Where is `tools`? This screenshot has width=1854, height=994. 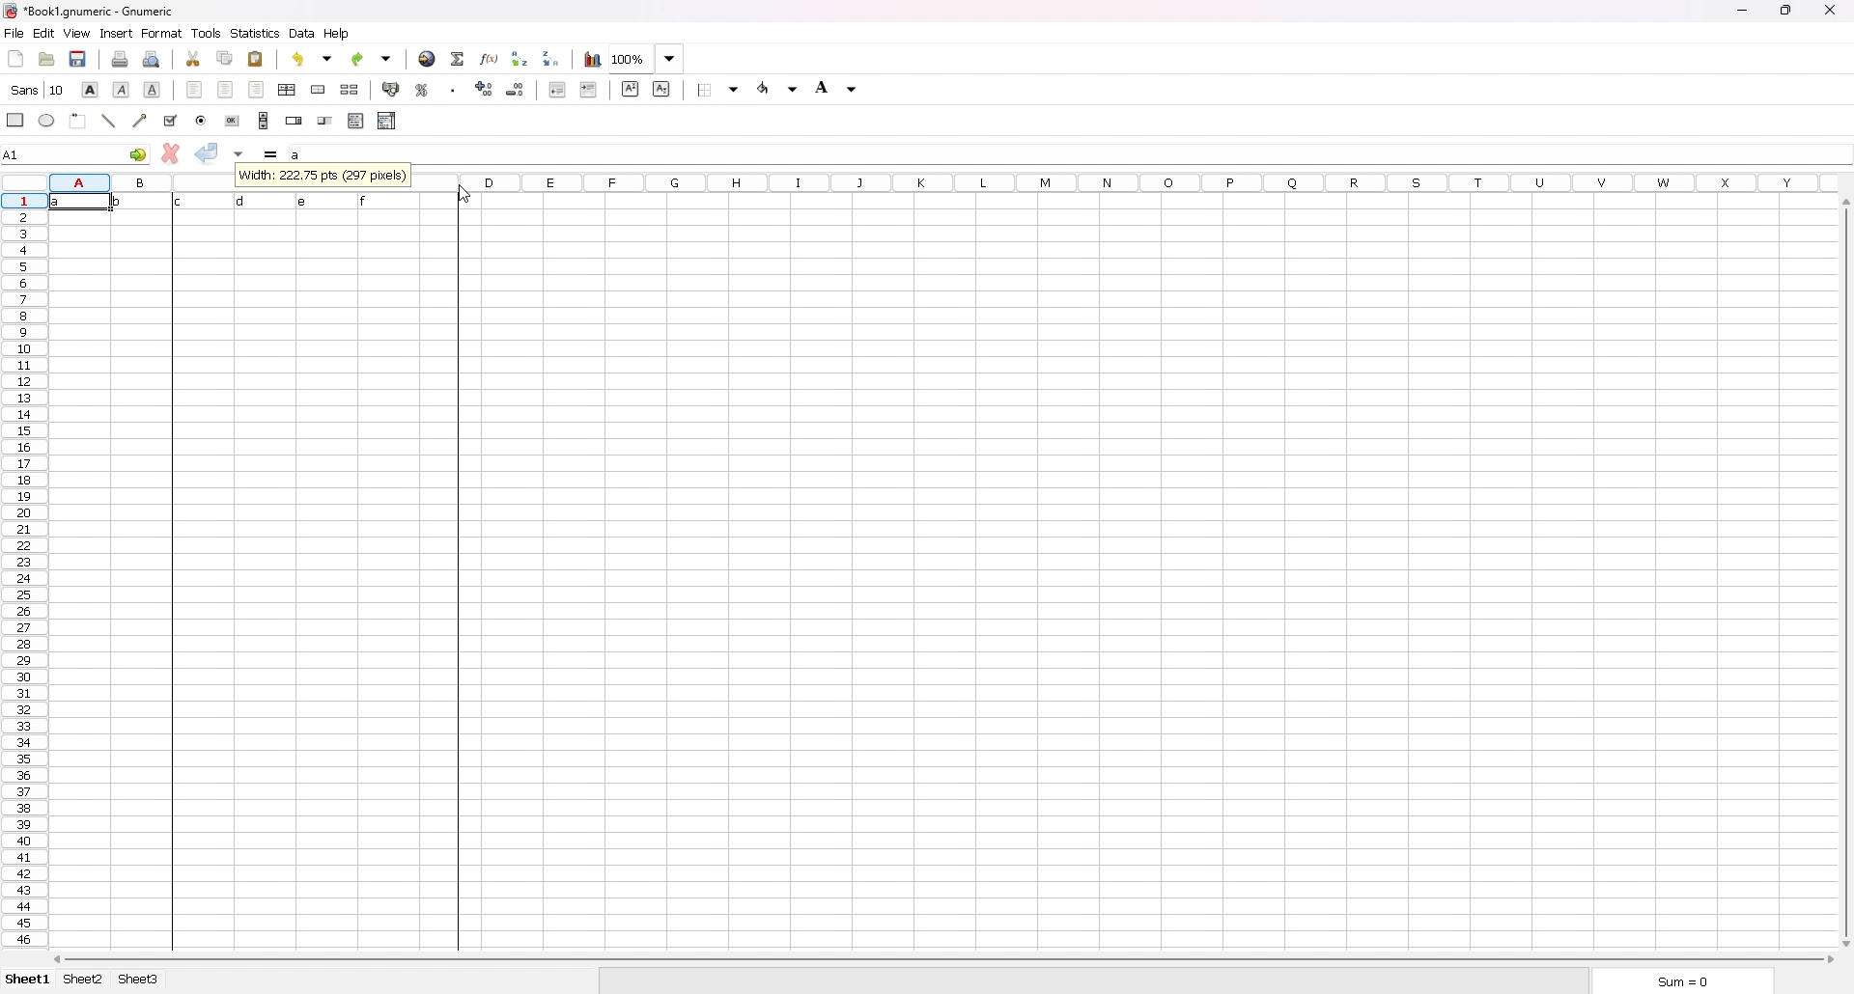 tools is located at coordinates (207, 33).